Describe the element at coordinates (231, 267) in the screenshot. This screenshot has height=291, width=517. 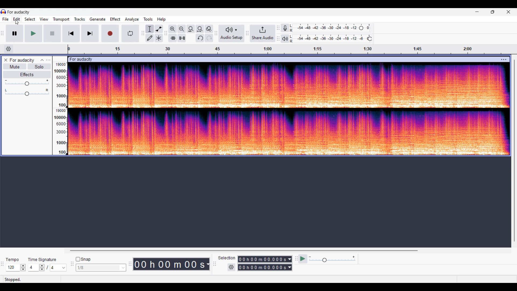
I see `Settings` at that location.